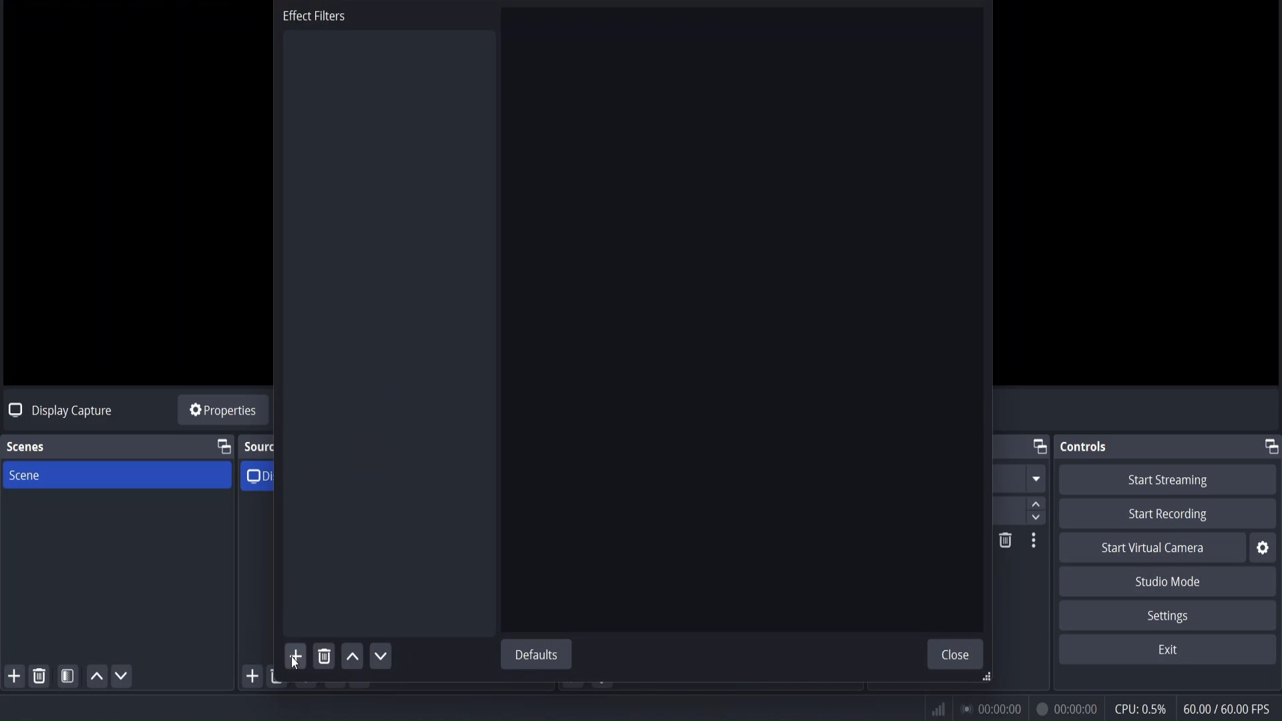 This screenshot has height=721, width=1282. I want to click on scenes, so click(26, 447).